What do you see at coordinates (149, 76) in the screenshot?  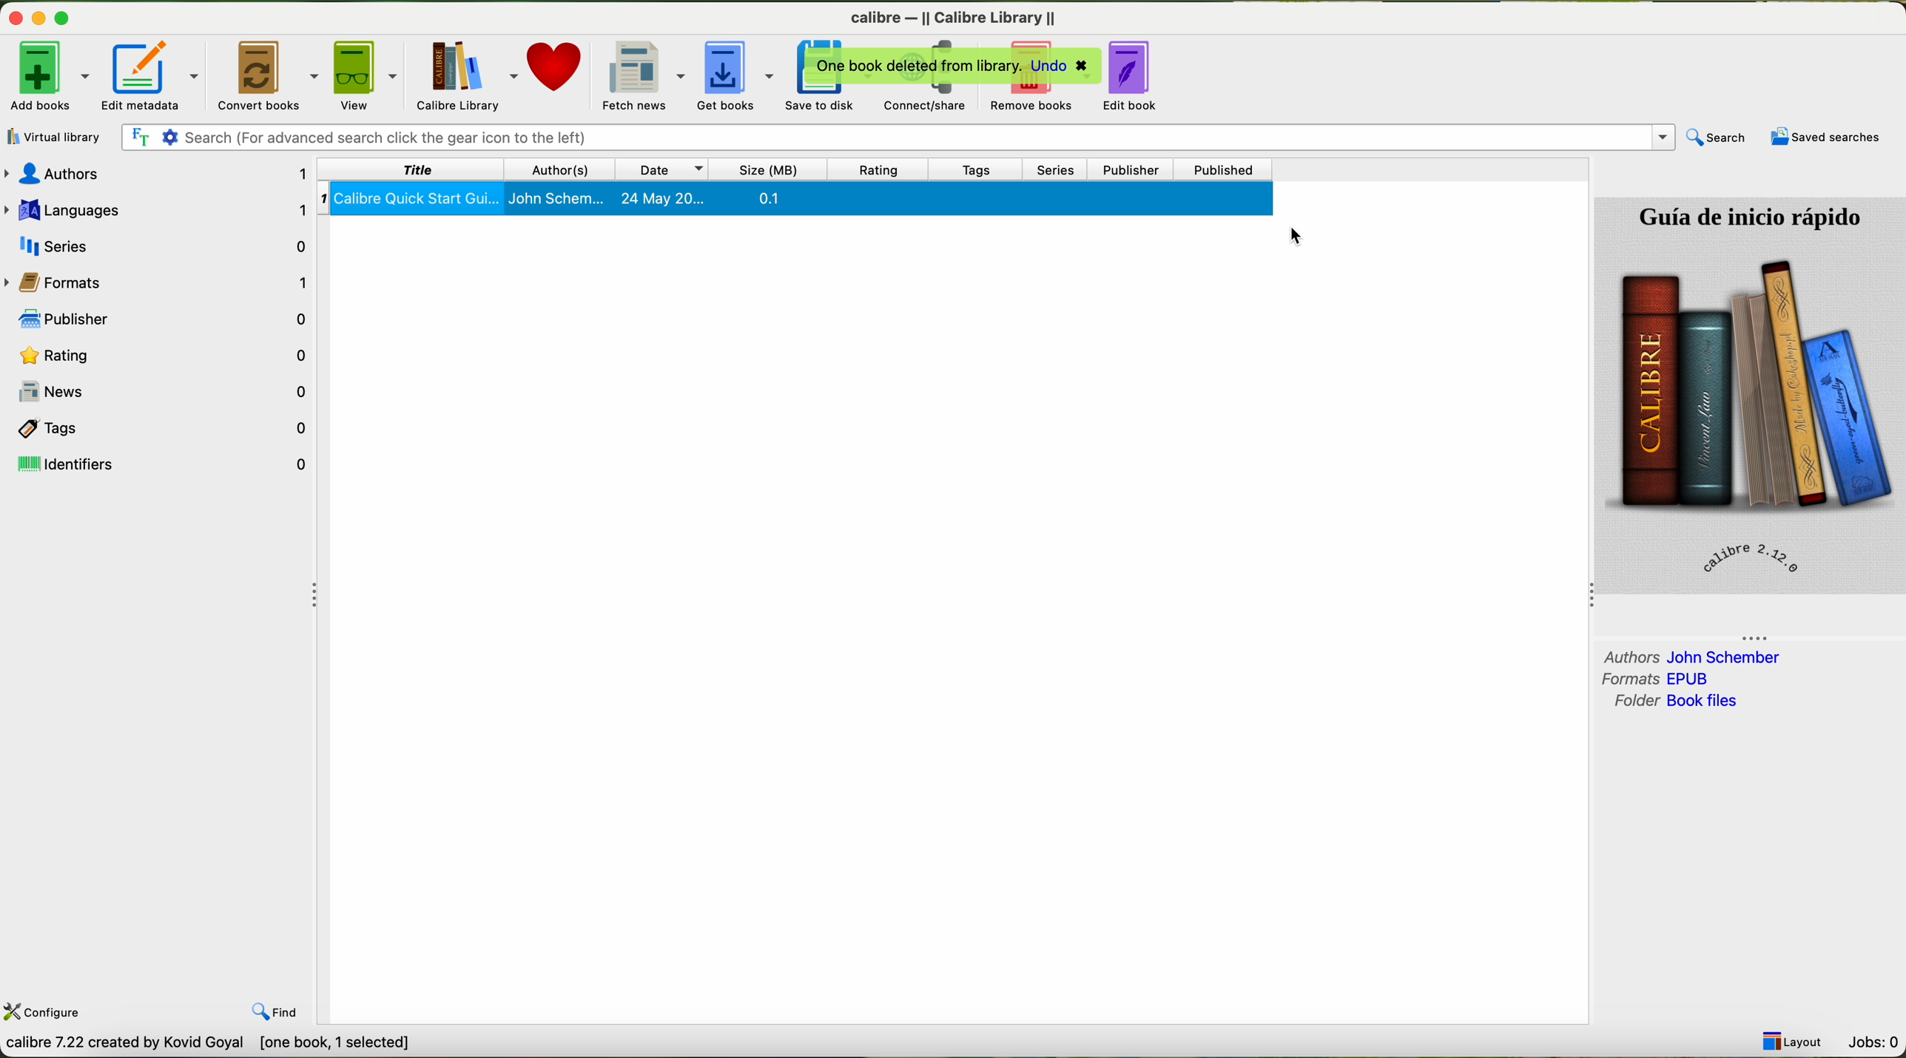 I see `edit metadata` at bounding box center [149, 76].